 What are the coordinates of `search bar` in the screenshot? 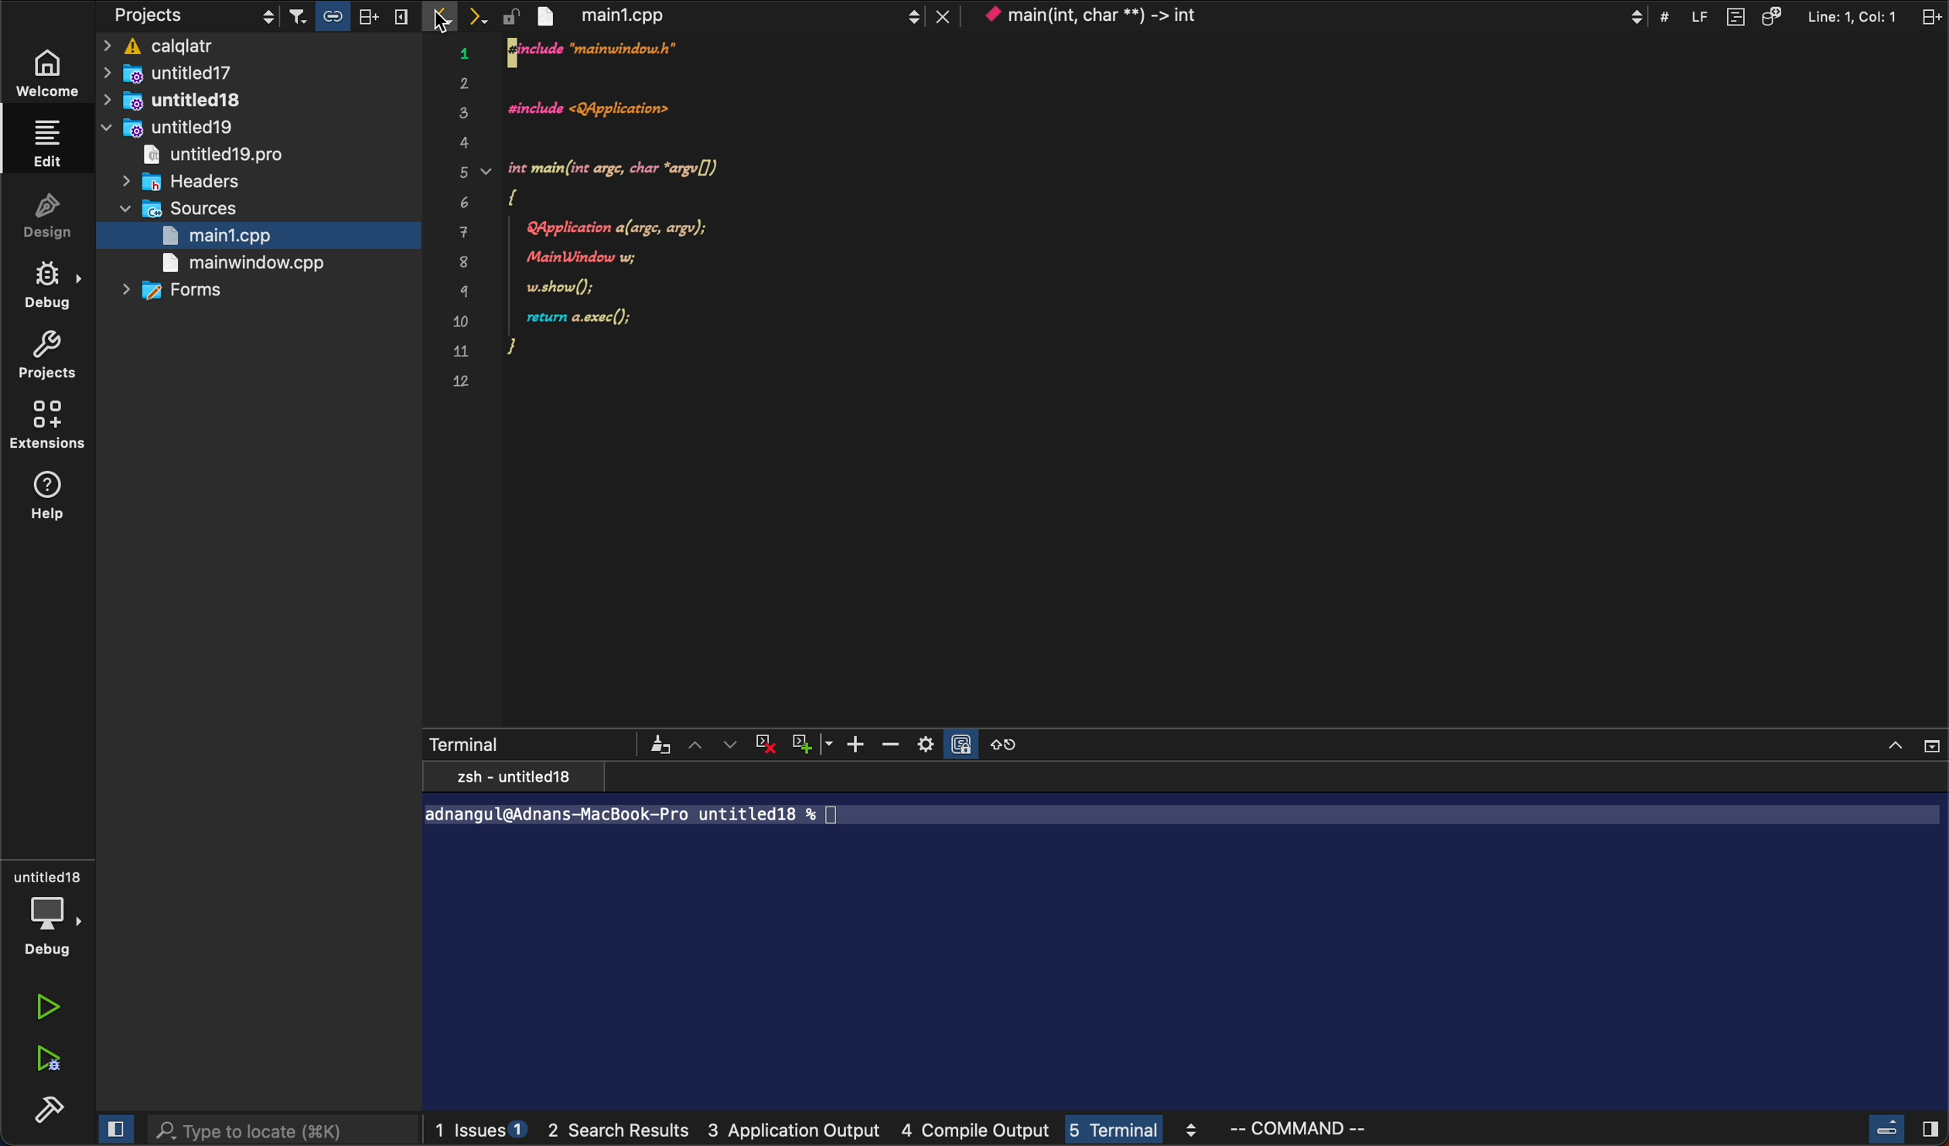 It's located at (282, 1130).